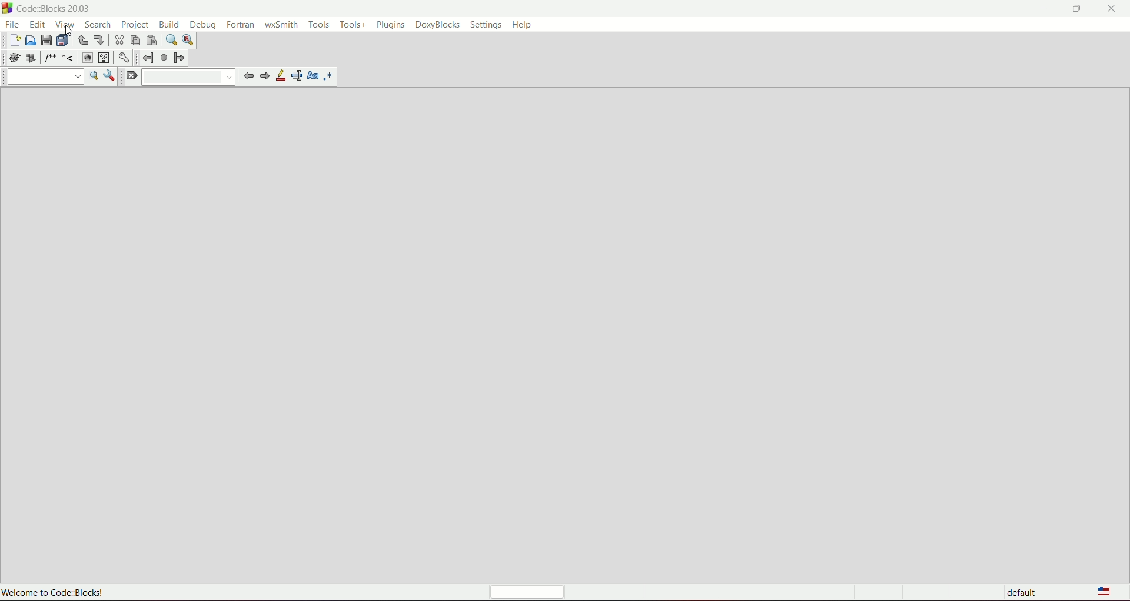  I want to click on wxsmith, so click(280, 24).